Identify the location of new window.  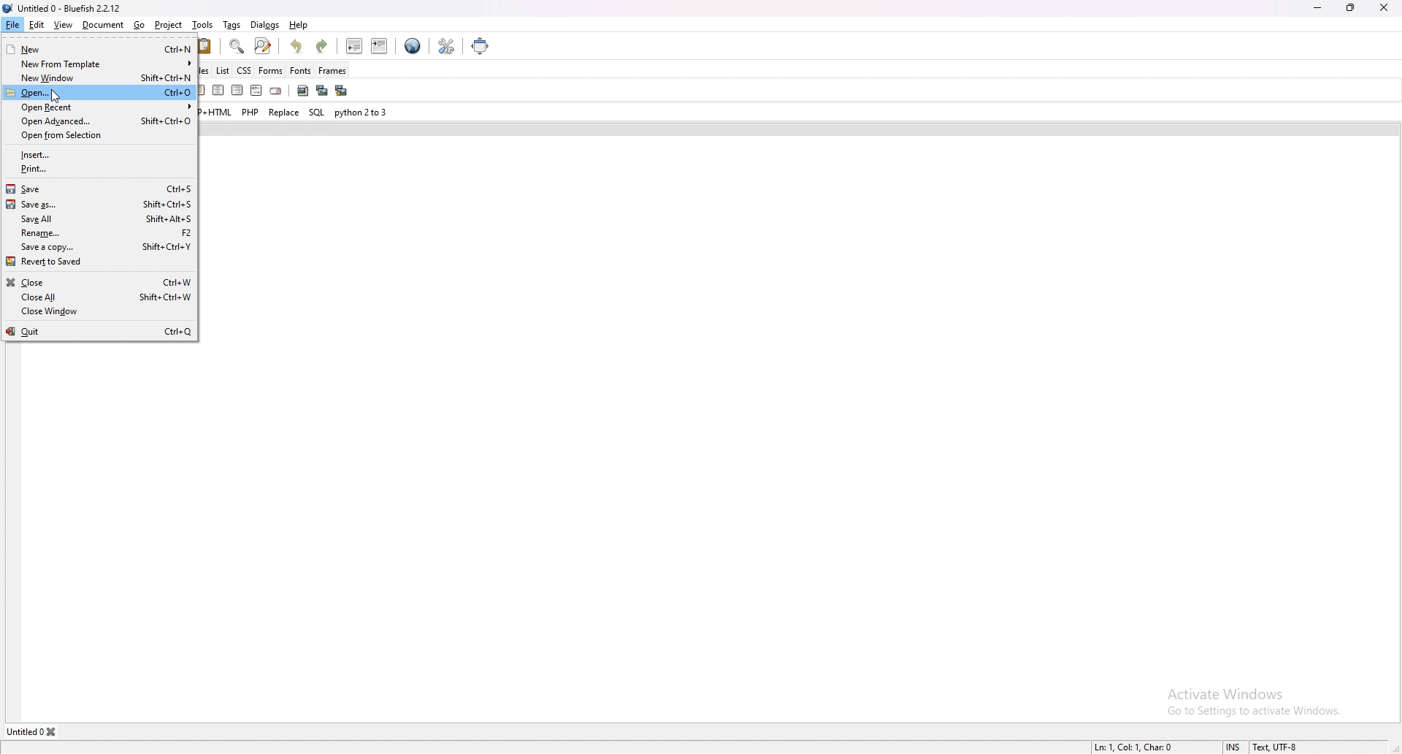
(50, 77).